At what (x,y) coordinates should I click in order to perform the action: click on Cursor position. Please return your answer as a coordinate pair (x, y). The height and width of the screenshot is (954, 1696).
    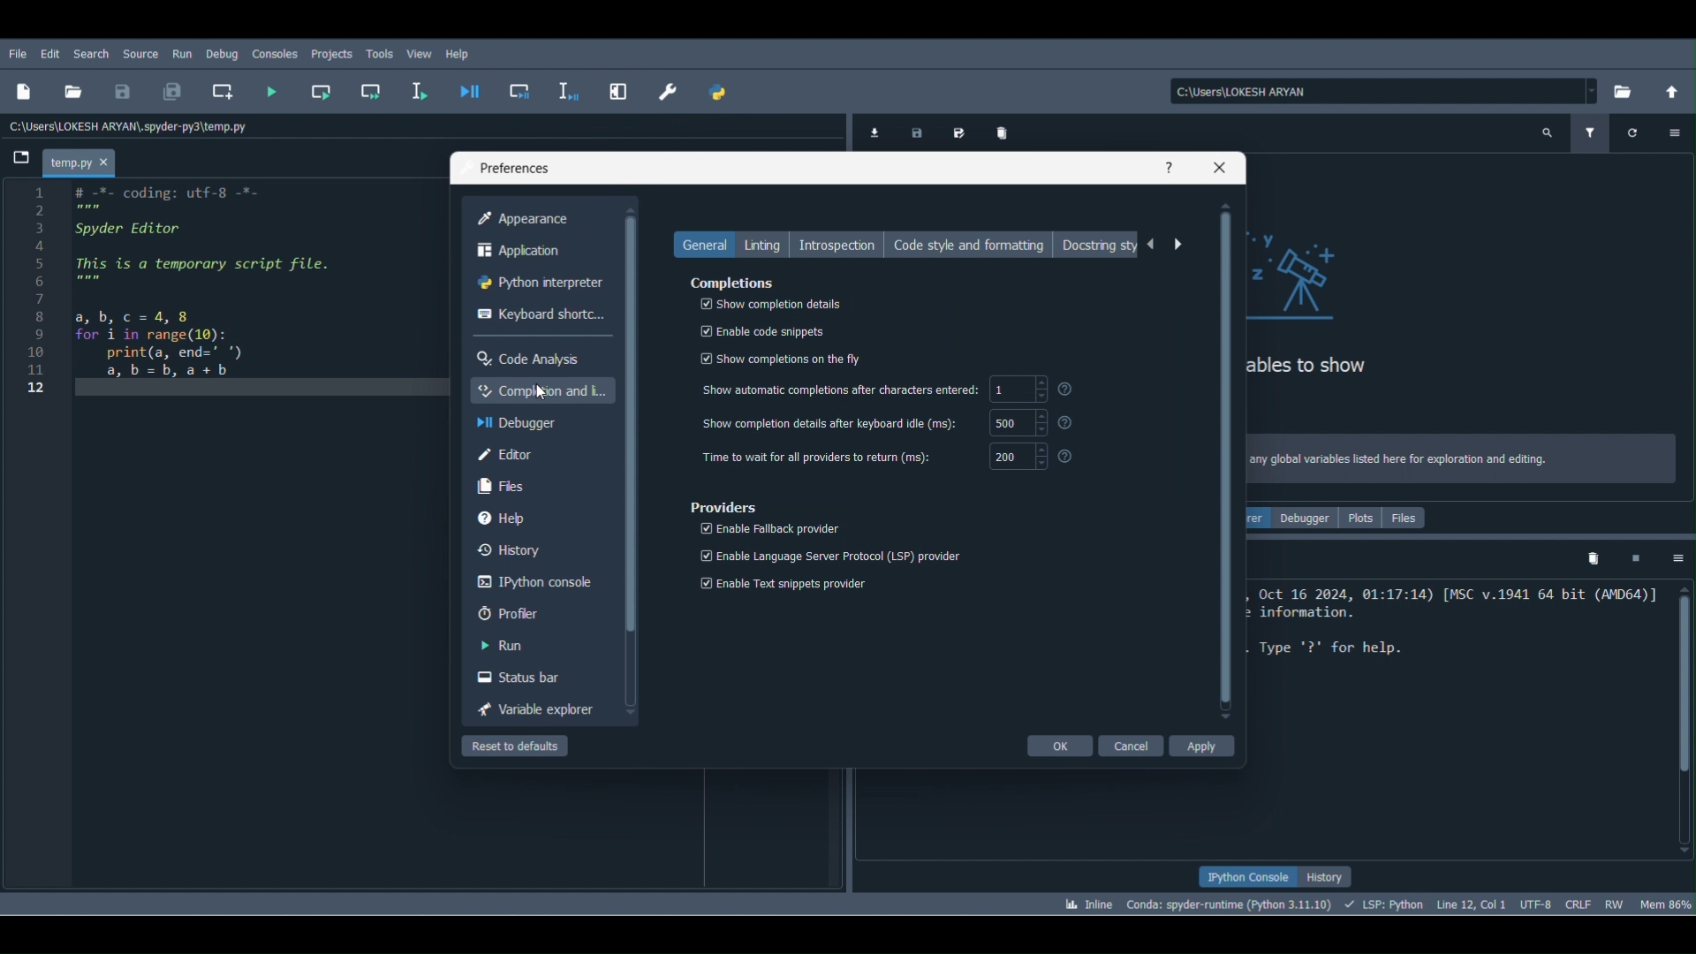
    Looking at the image, I should click on (1474, 902).